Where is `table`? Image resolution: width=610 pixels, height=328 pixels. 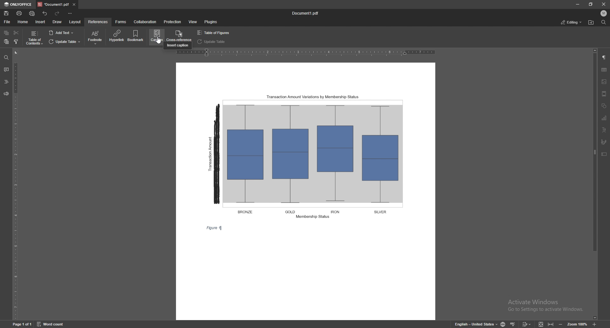
table is located at coordinates (604, 70).